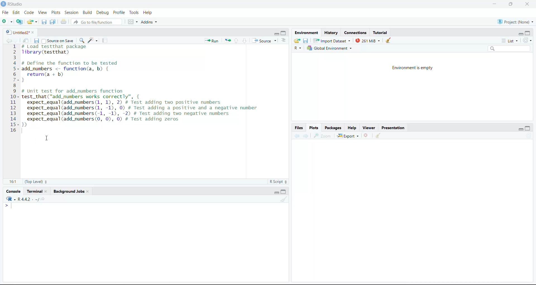 The height and width of the screenshot is (285, 536). Describe the element at coordinates (313, 128) in the screenshot. I see `Plots` at that location.